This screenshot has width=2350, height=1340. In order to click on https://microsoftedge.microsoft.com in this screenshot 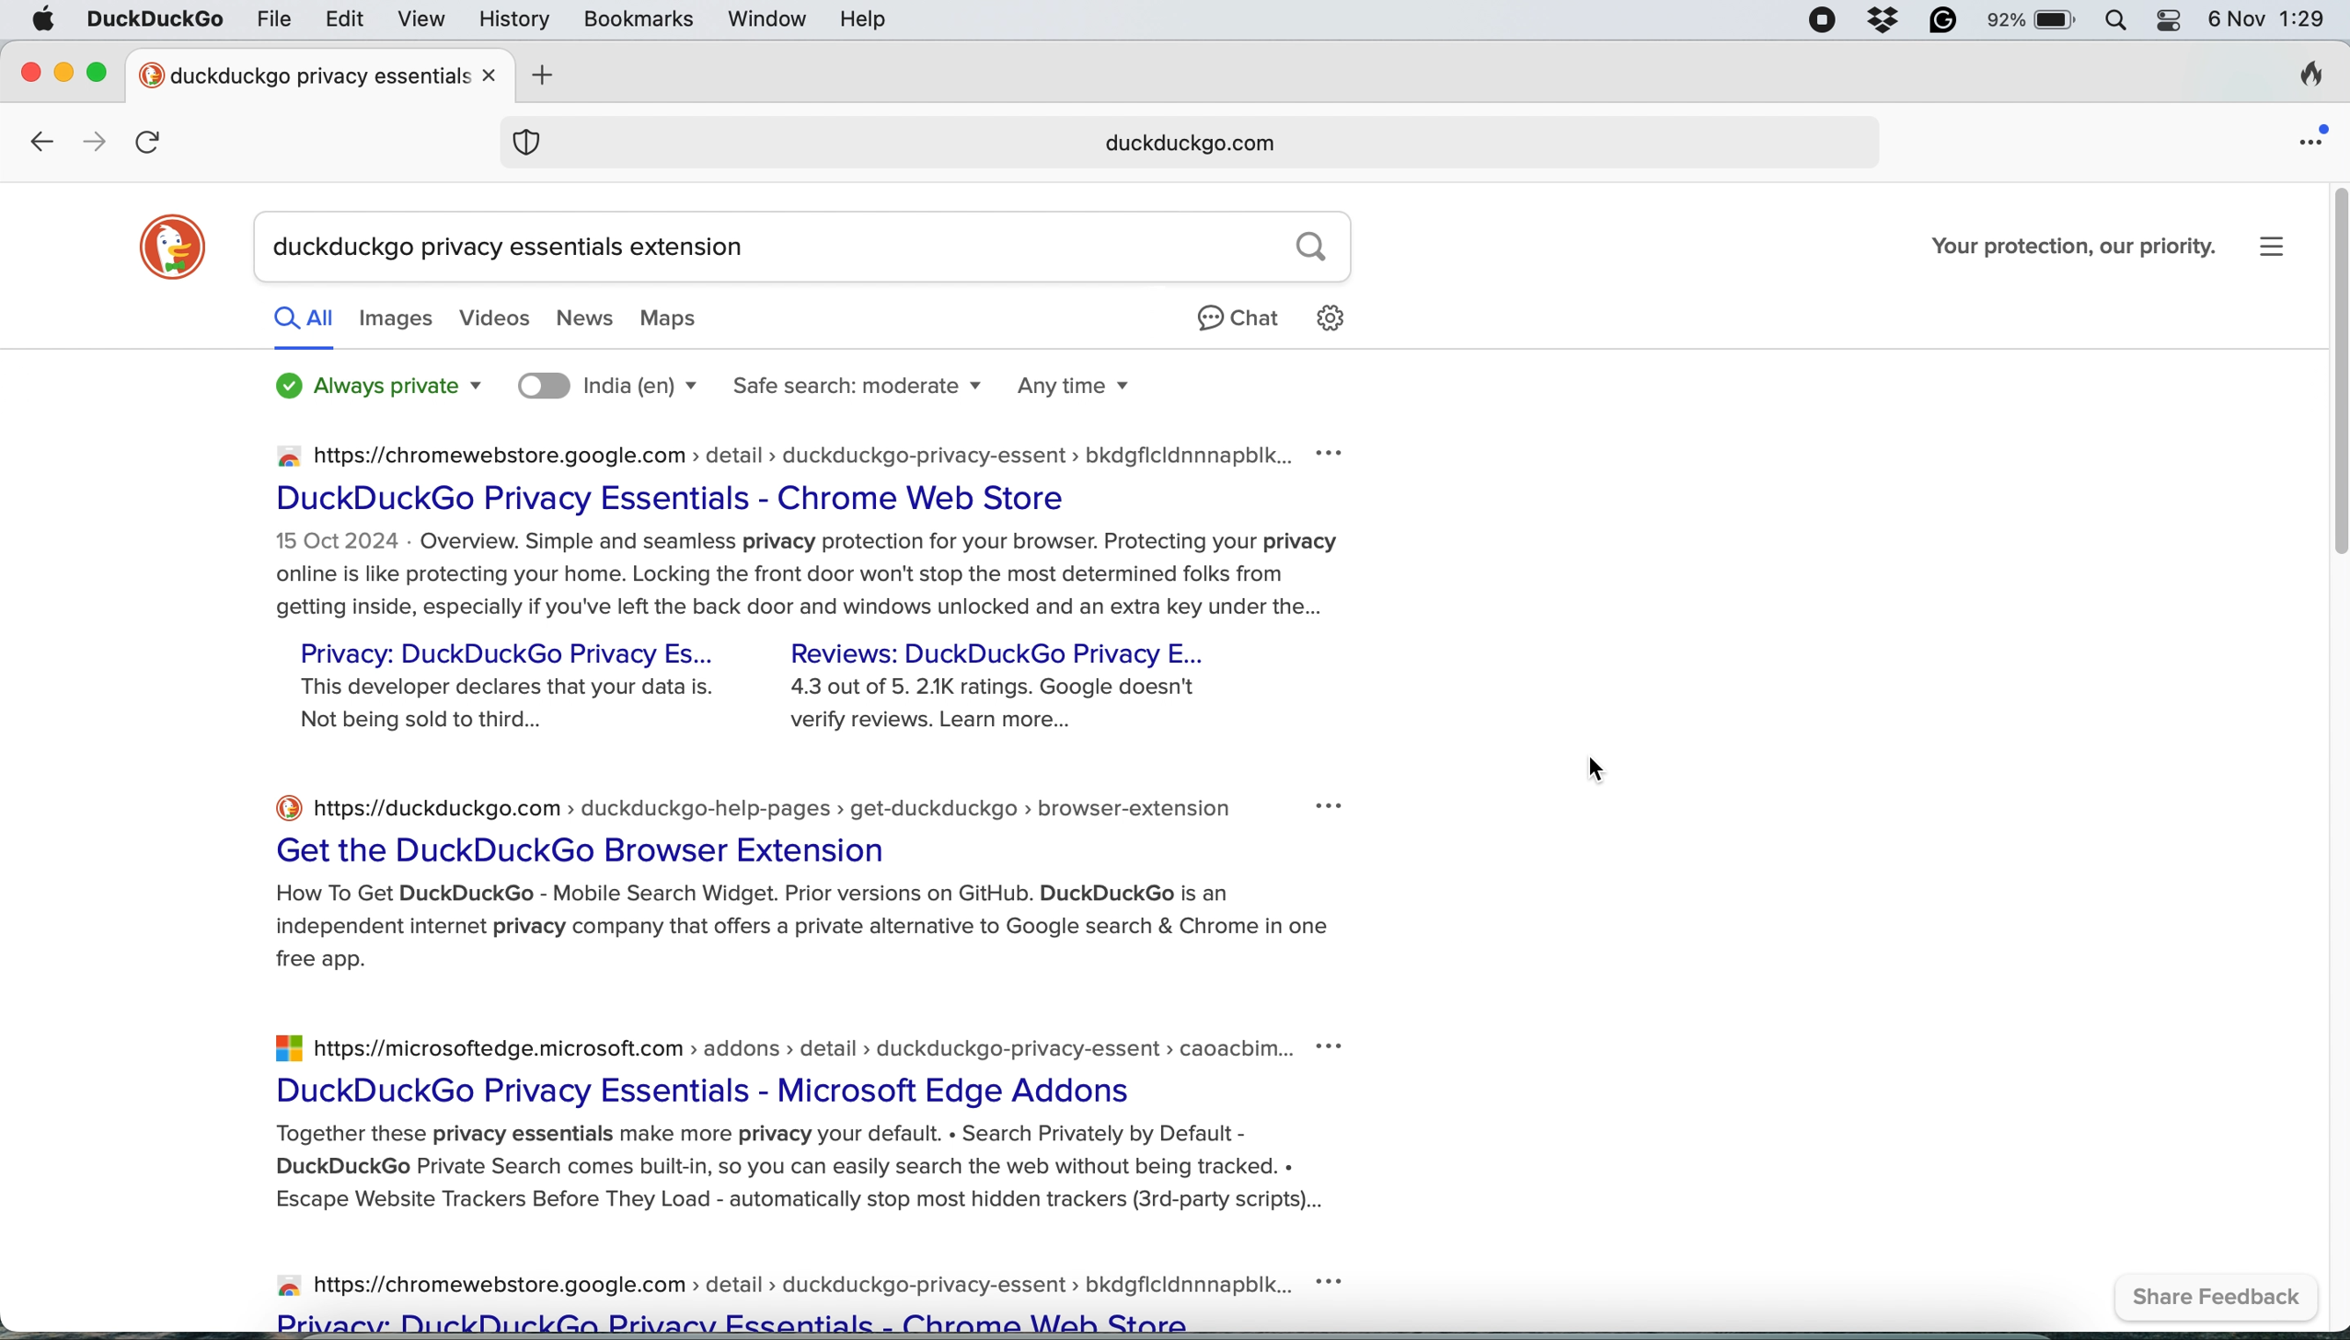, I will do `click(782, 1047)`.